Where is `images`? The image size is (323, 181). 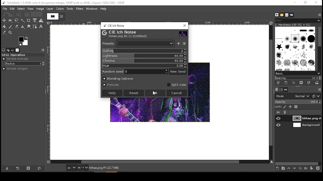 images is located at coordinates (17, 50).